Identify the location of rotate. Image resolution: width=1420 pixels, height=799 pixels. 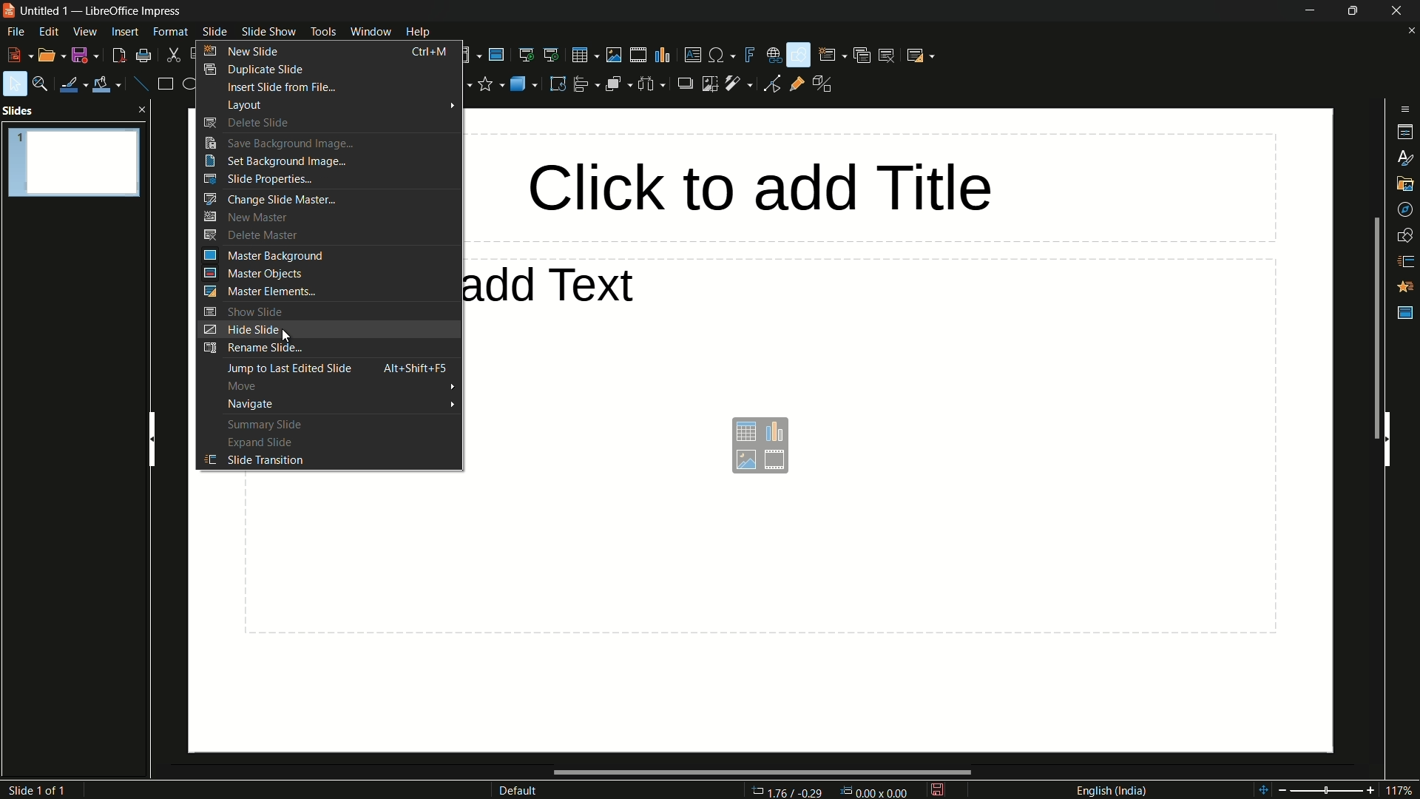
(558, 84).